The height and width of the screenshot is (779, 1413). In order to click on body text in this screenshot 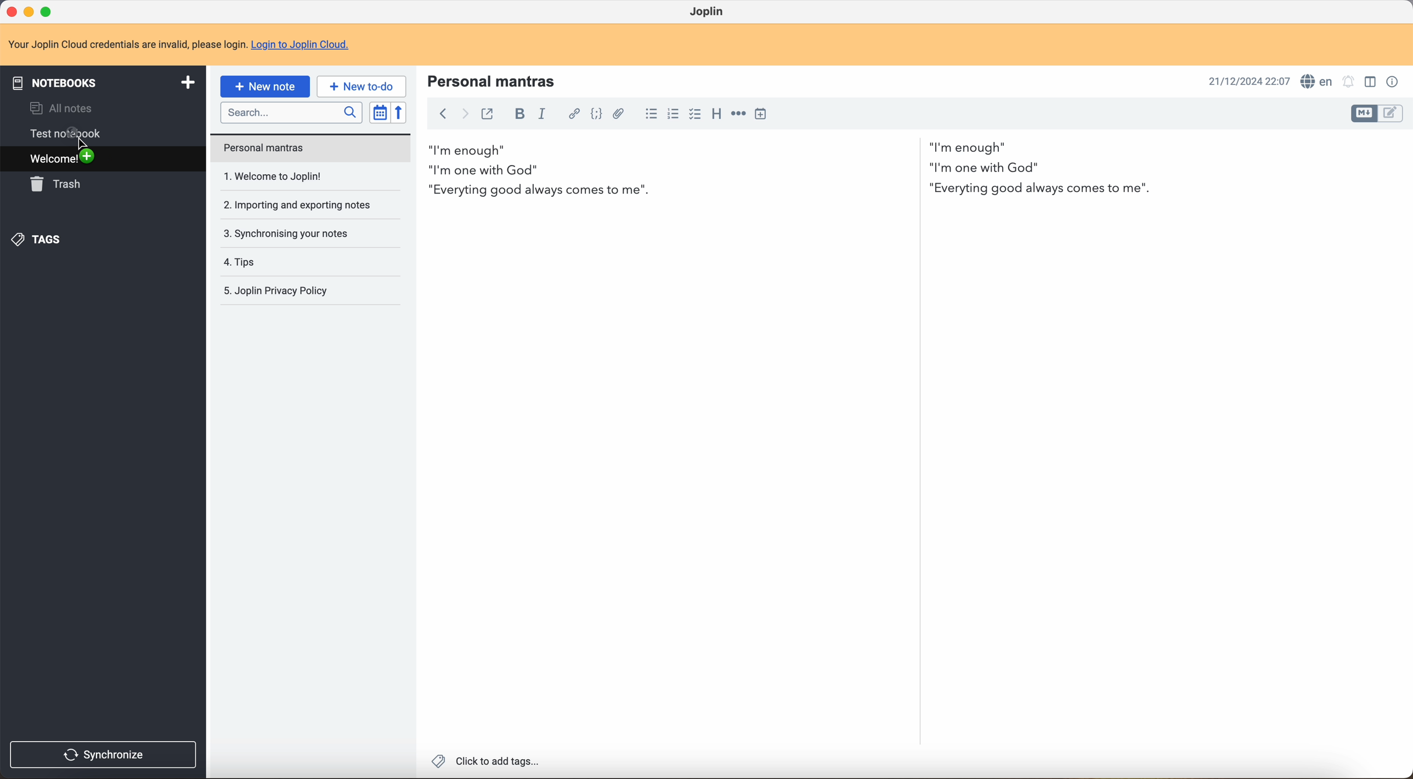, I will do `click(795, 170)`.